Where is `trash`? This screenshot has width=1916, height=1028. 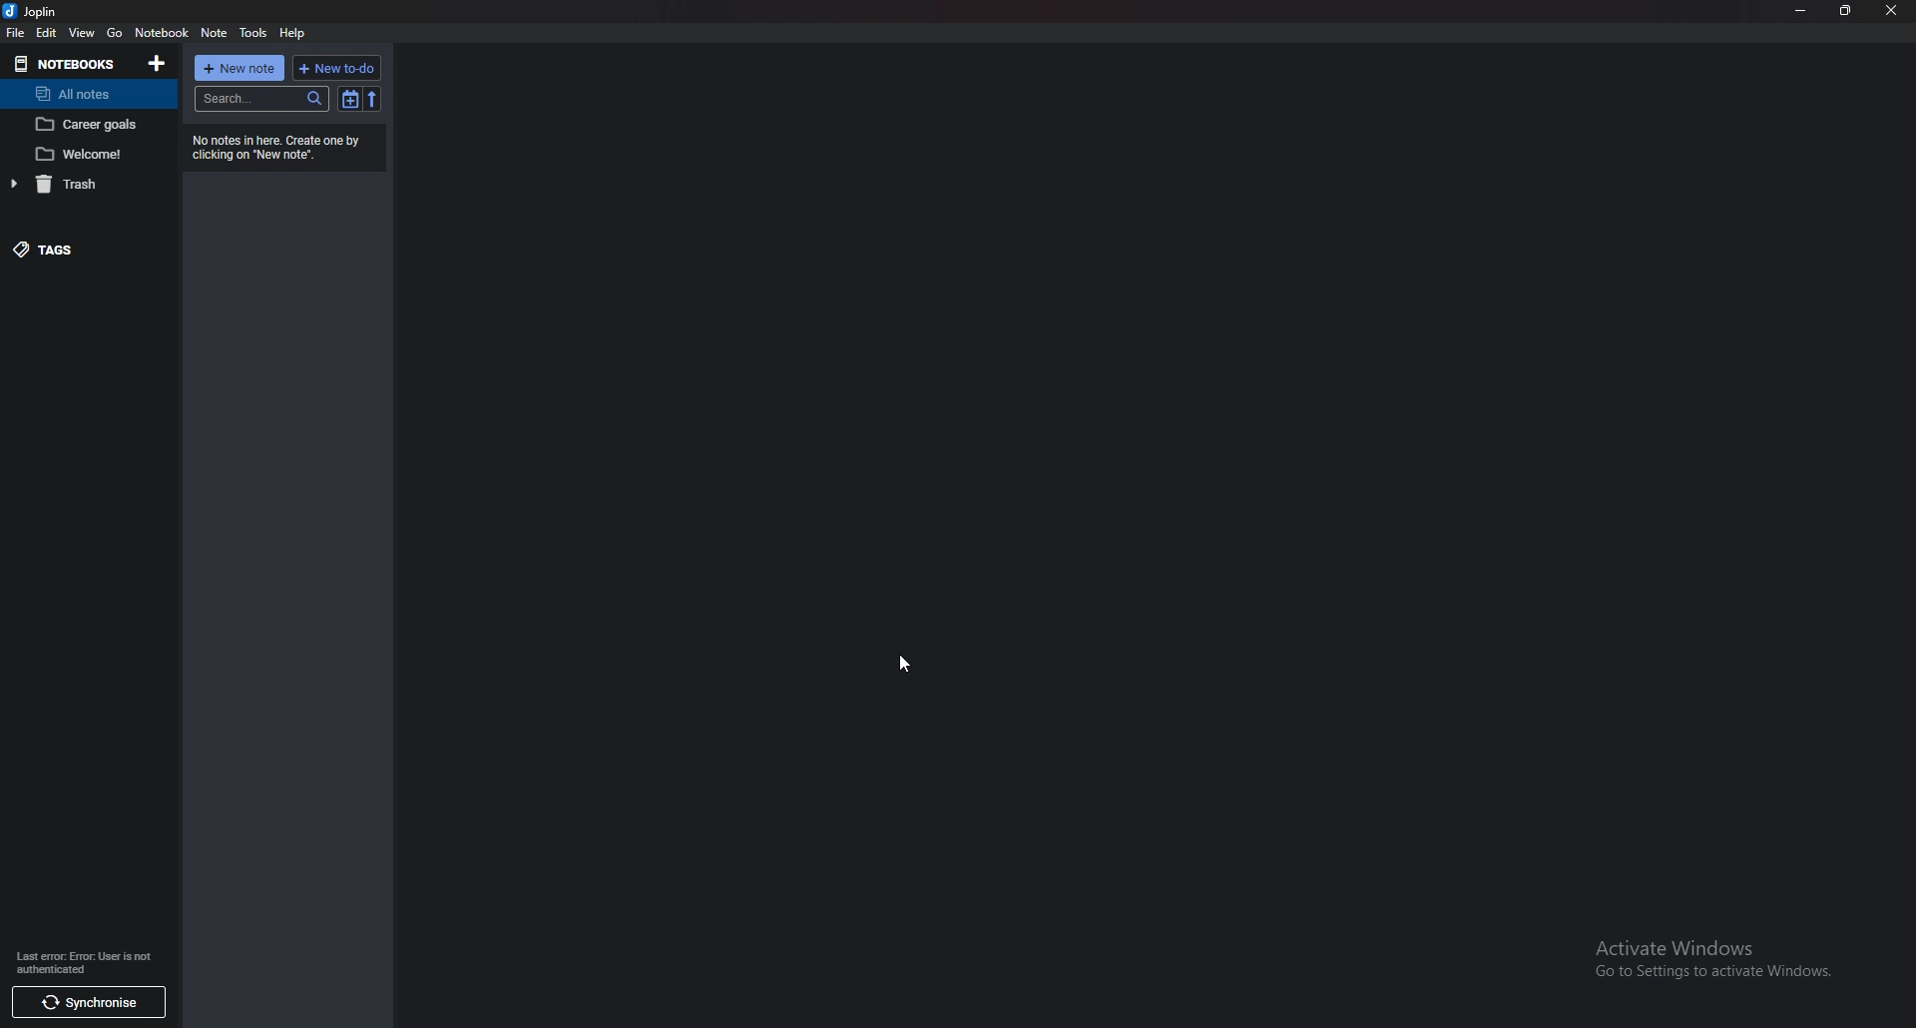 trash is located at coordinates (76, 185).